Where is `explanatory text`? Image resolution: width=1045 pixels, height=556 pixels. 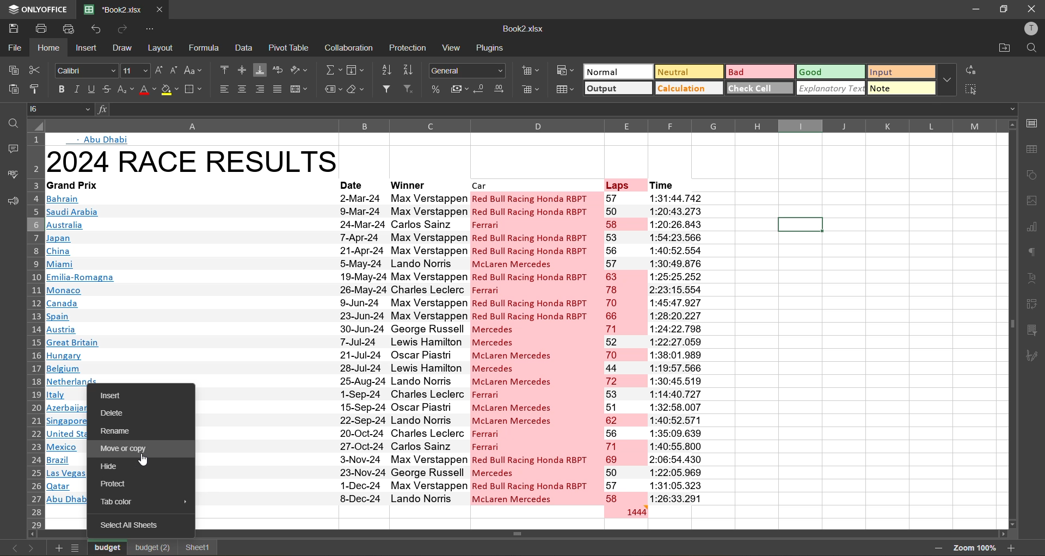 explanatory text is located at coordinates (832, 88).